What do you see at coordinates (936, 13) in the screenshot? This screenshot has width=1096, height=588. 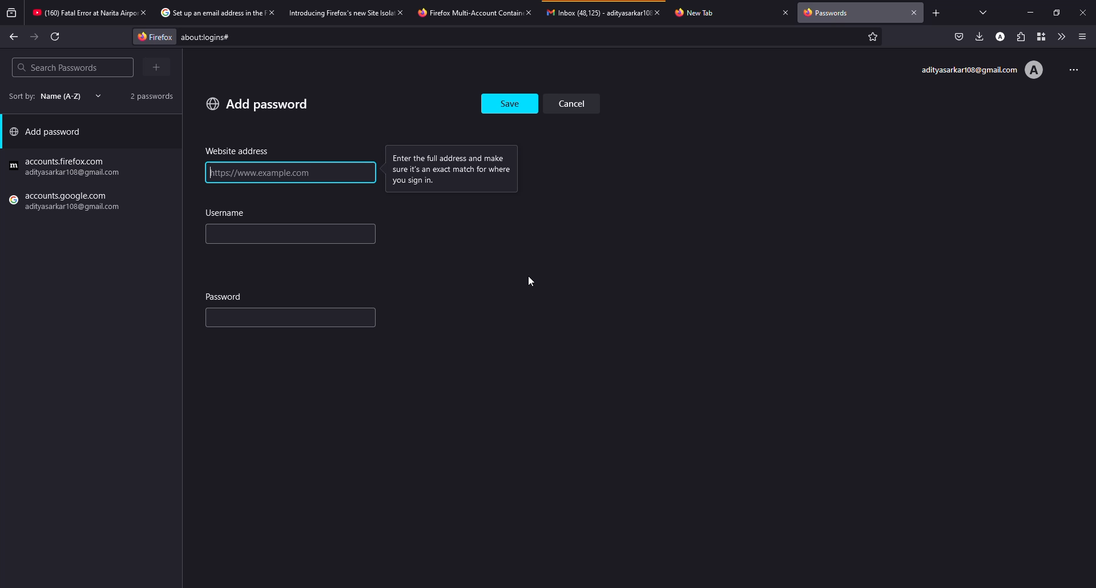 I see `add tab` at bounding box center [936, 13].